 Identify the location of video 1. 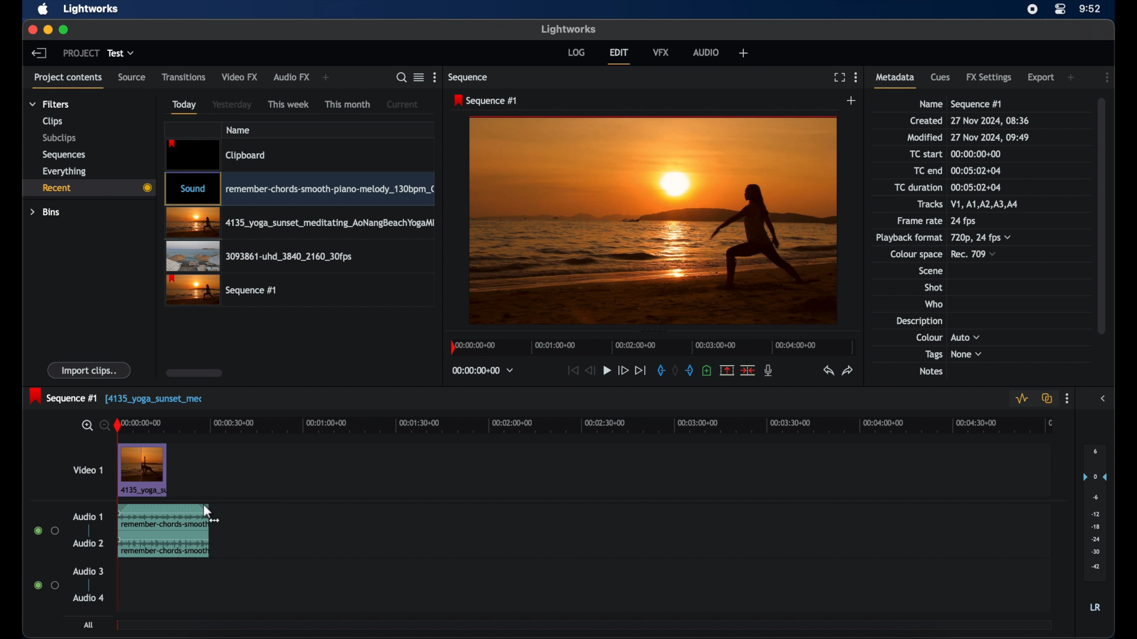
(86, 470).